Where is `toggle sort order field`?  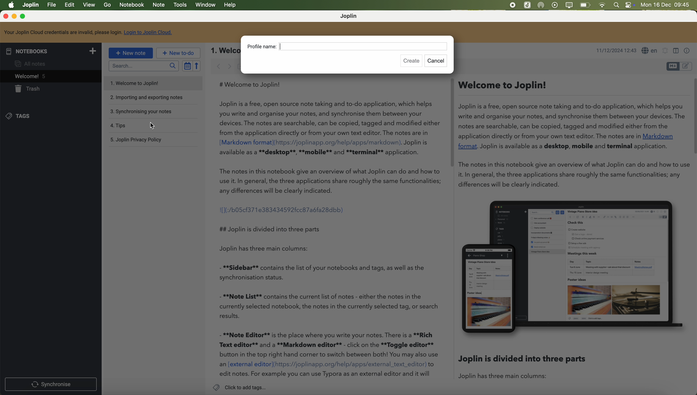 toggle sort order field is located at coordinates (186, 66).